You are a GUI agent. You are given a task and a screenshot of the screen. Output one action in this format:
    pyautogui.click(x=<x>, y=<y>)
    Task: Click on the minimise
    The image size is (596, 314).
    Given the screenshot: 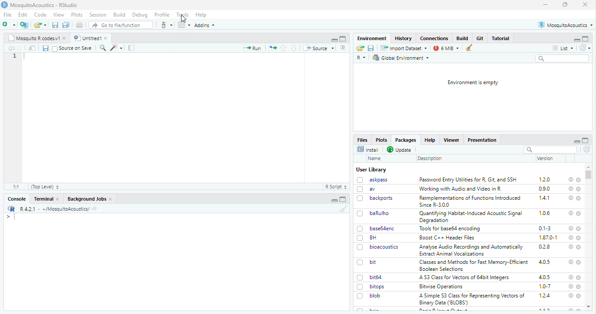 What is the action you would take?
    pyautogui.click(x=578, y=142)
    